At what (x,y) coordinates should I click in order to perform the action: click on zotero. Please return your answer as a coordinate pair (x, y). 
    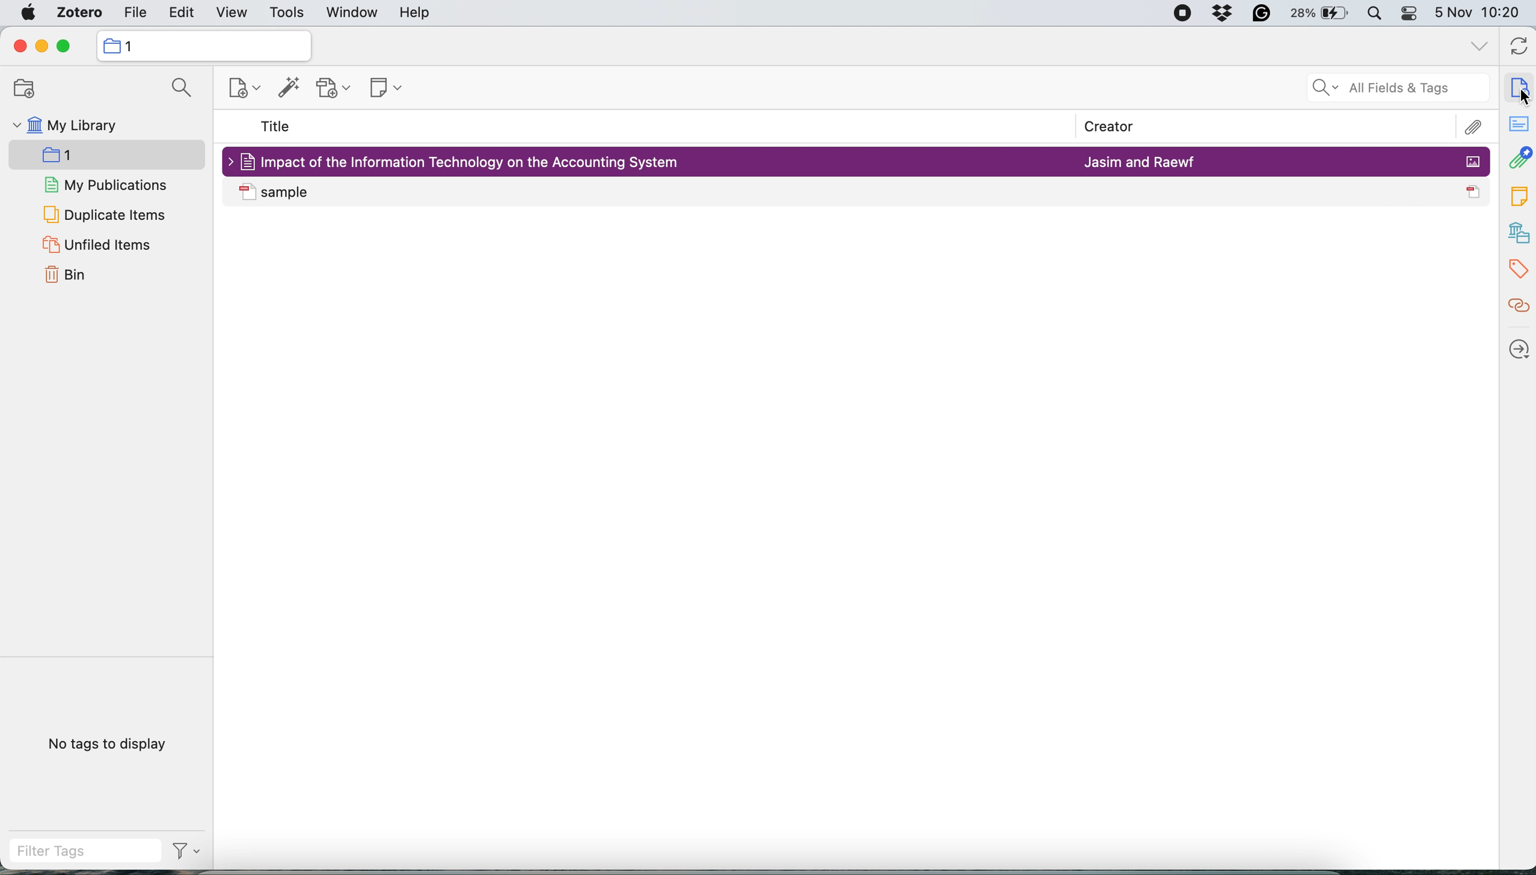
    Looking at the image, I should click on (76, 14).